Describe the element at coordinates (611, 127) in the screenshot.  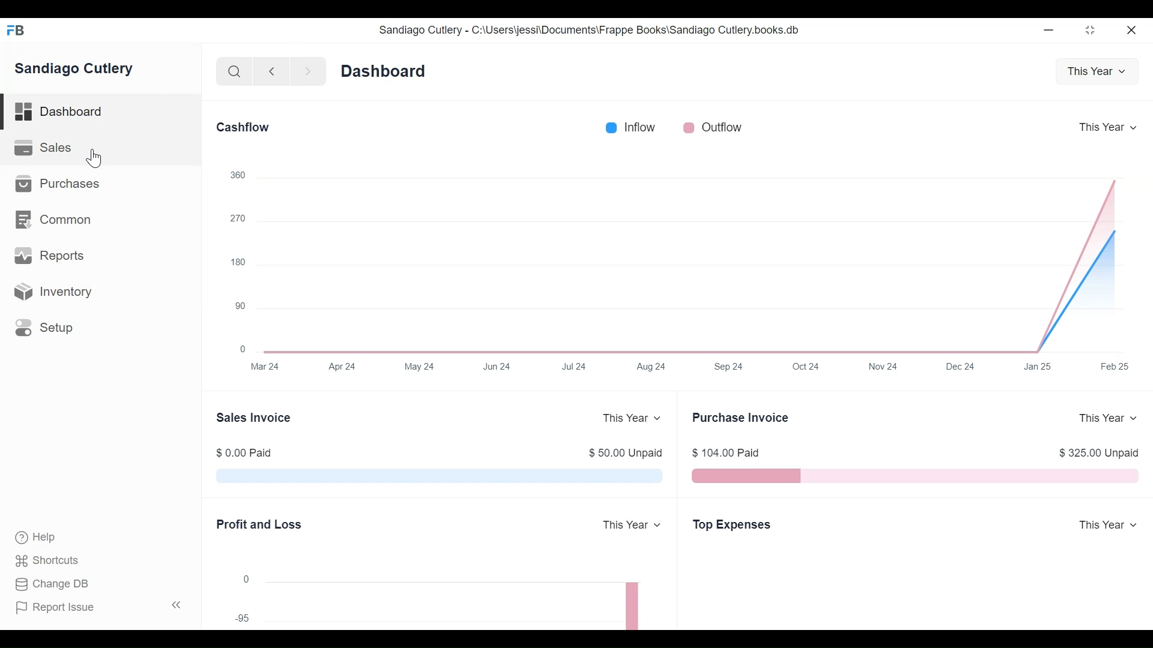
I see `Inflow color bar` at that location.